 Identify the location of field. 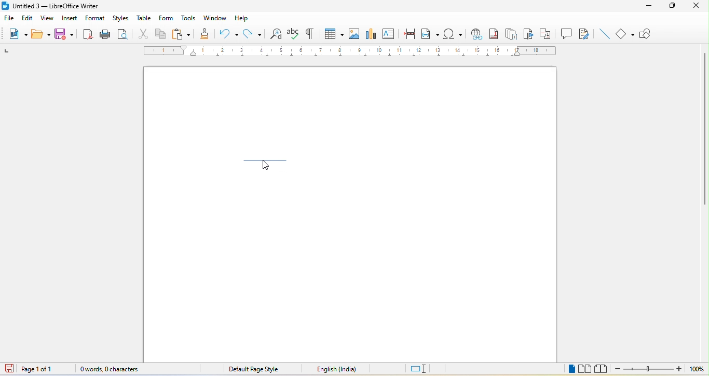
(430, 35).